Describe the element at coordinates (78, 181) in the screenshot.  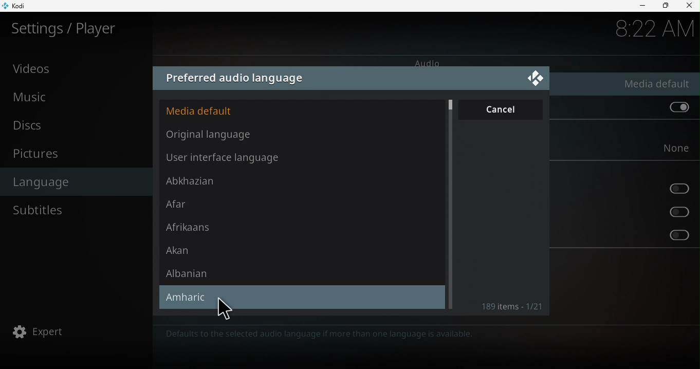
I see `Language` at that location.